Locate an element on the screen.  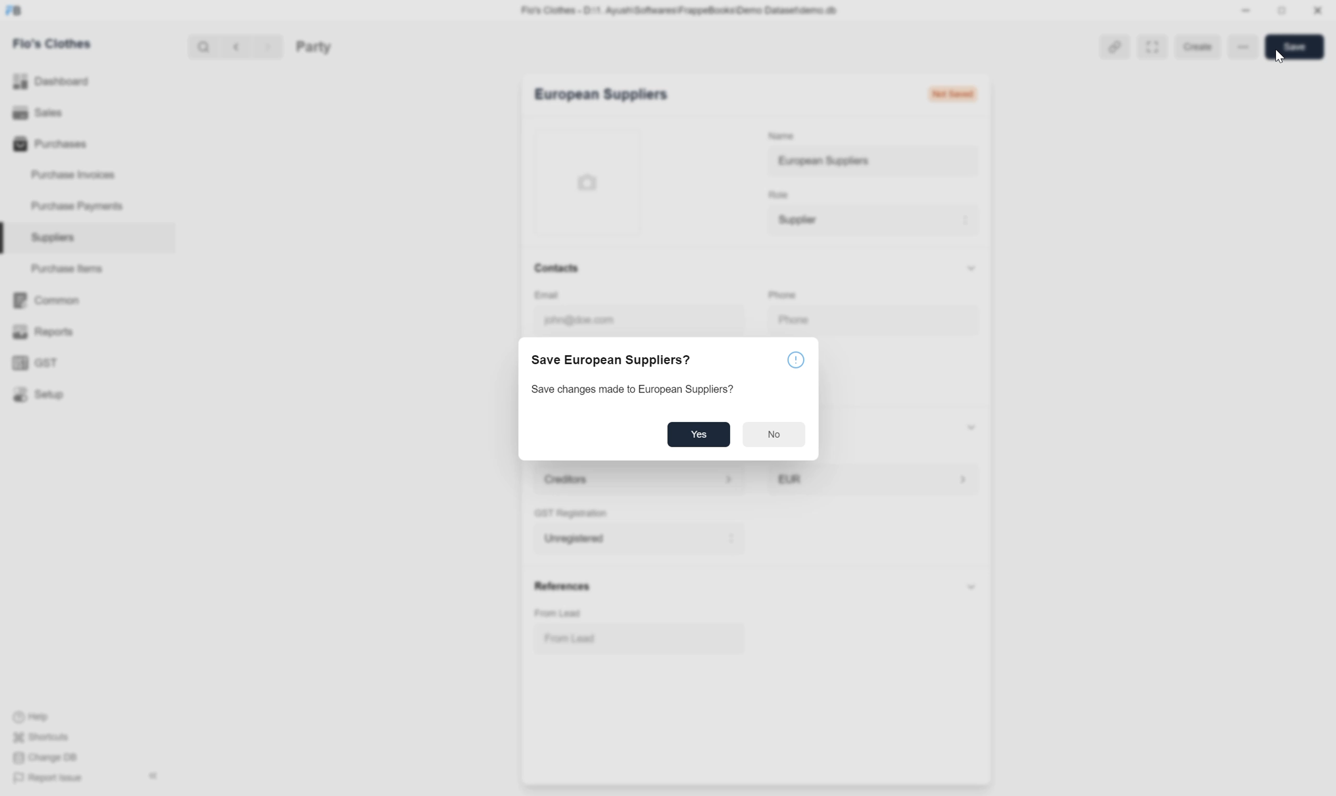
GST Registration is located at coordinates (577, 512).